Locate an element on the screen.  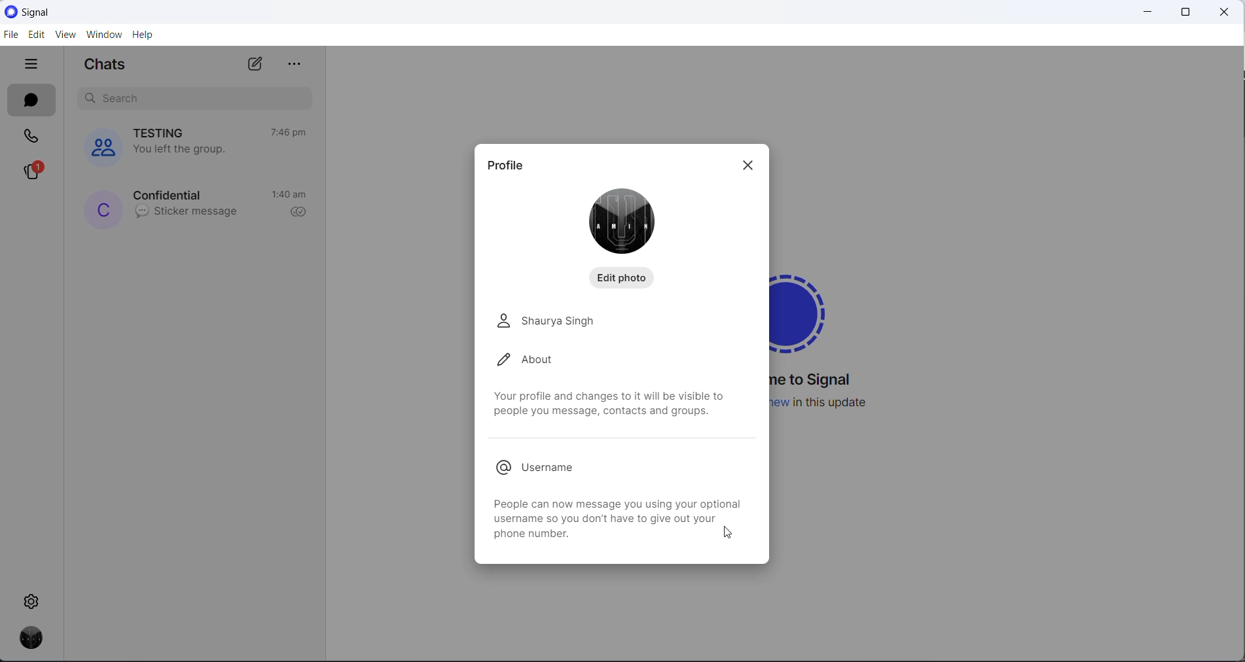
chats is located at coordinates (31, 101).